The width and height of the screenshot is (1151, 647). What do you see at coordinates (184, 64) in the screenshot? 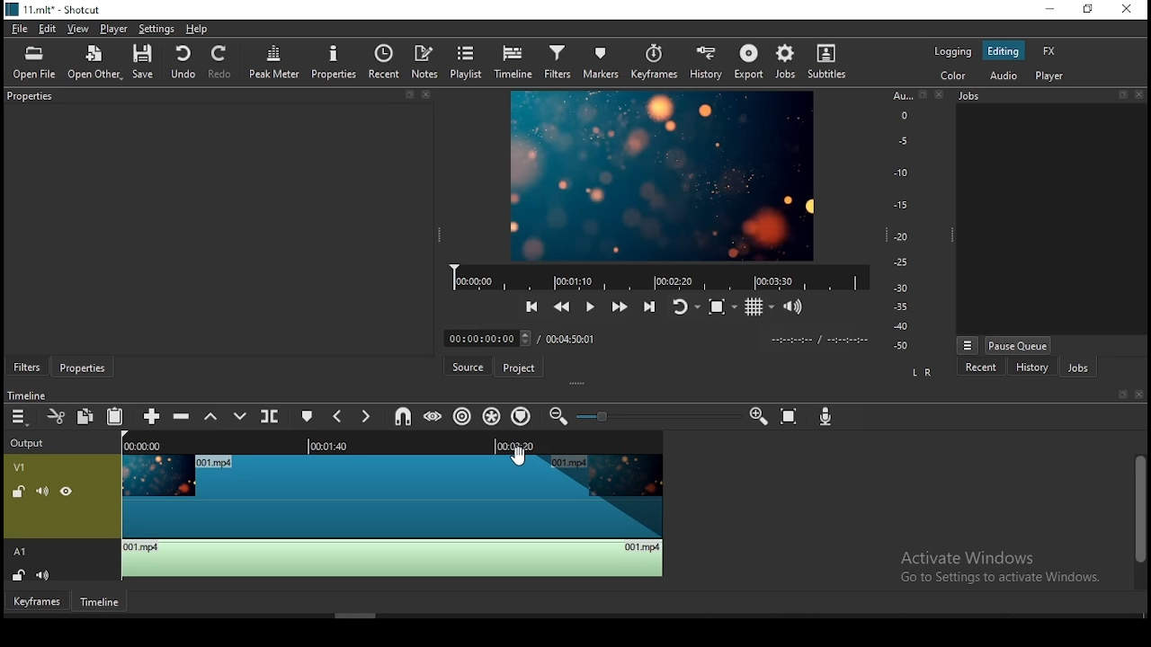
I see `undo` at bounding box center [184, 64].